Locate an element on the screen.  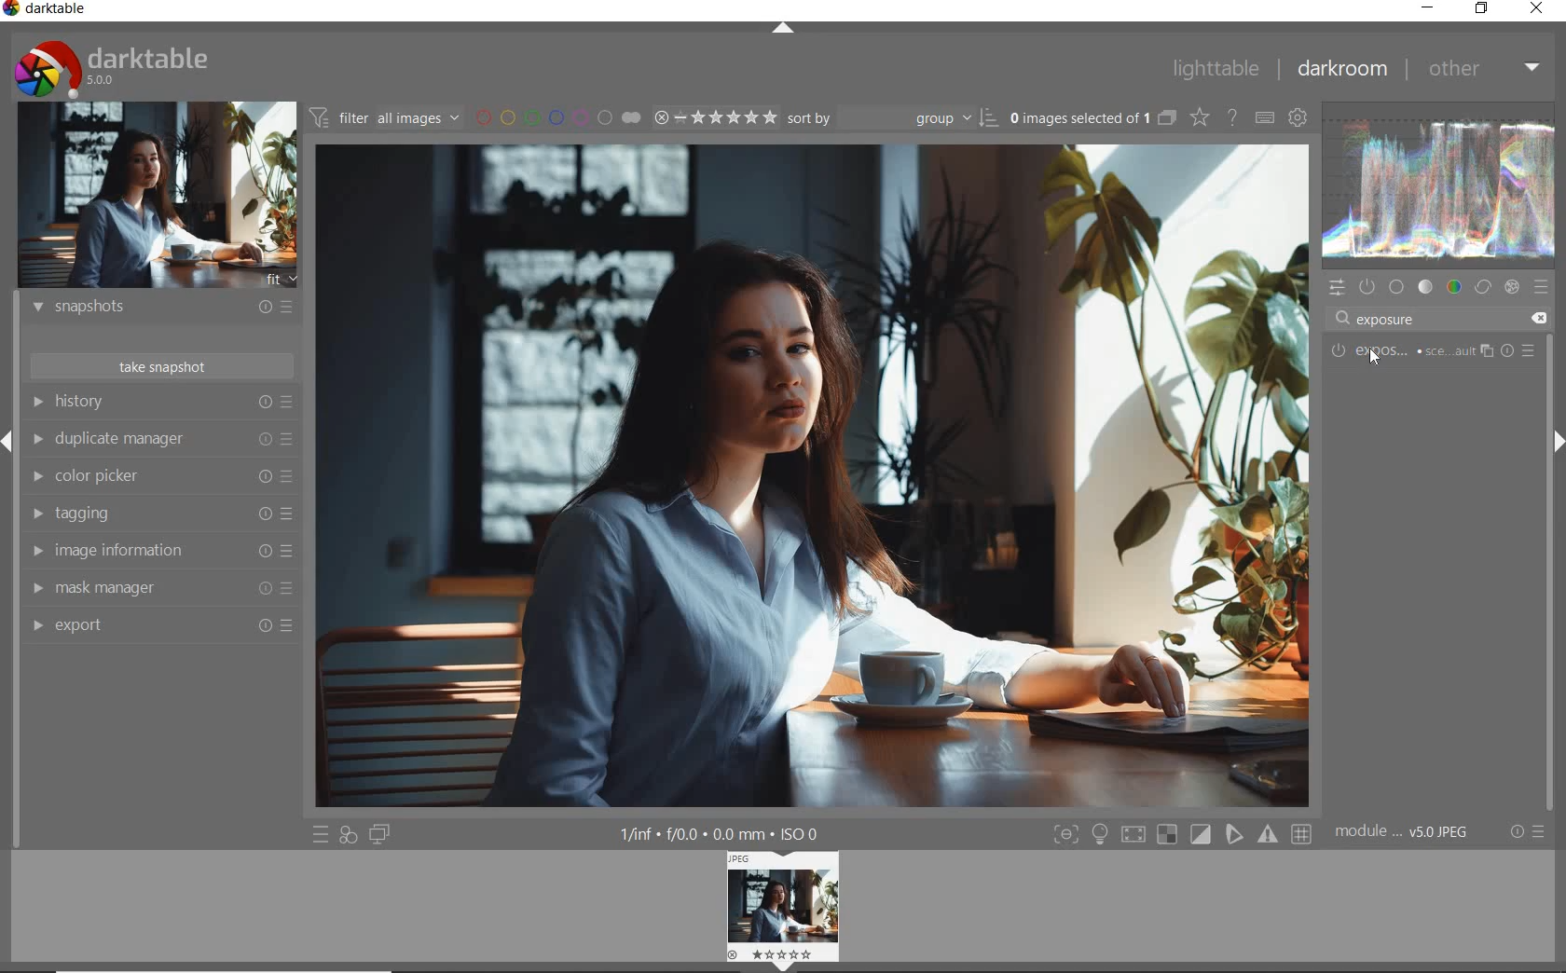
mask manager is located at coordinates (158, 586).